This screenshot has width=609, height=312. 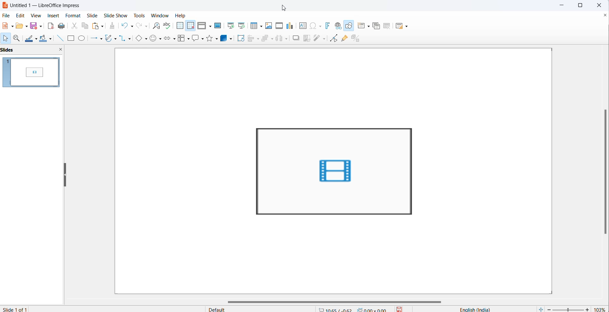 I want to click on new file, so click(x=6, y=27).